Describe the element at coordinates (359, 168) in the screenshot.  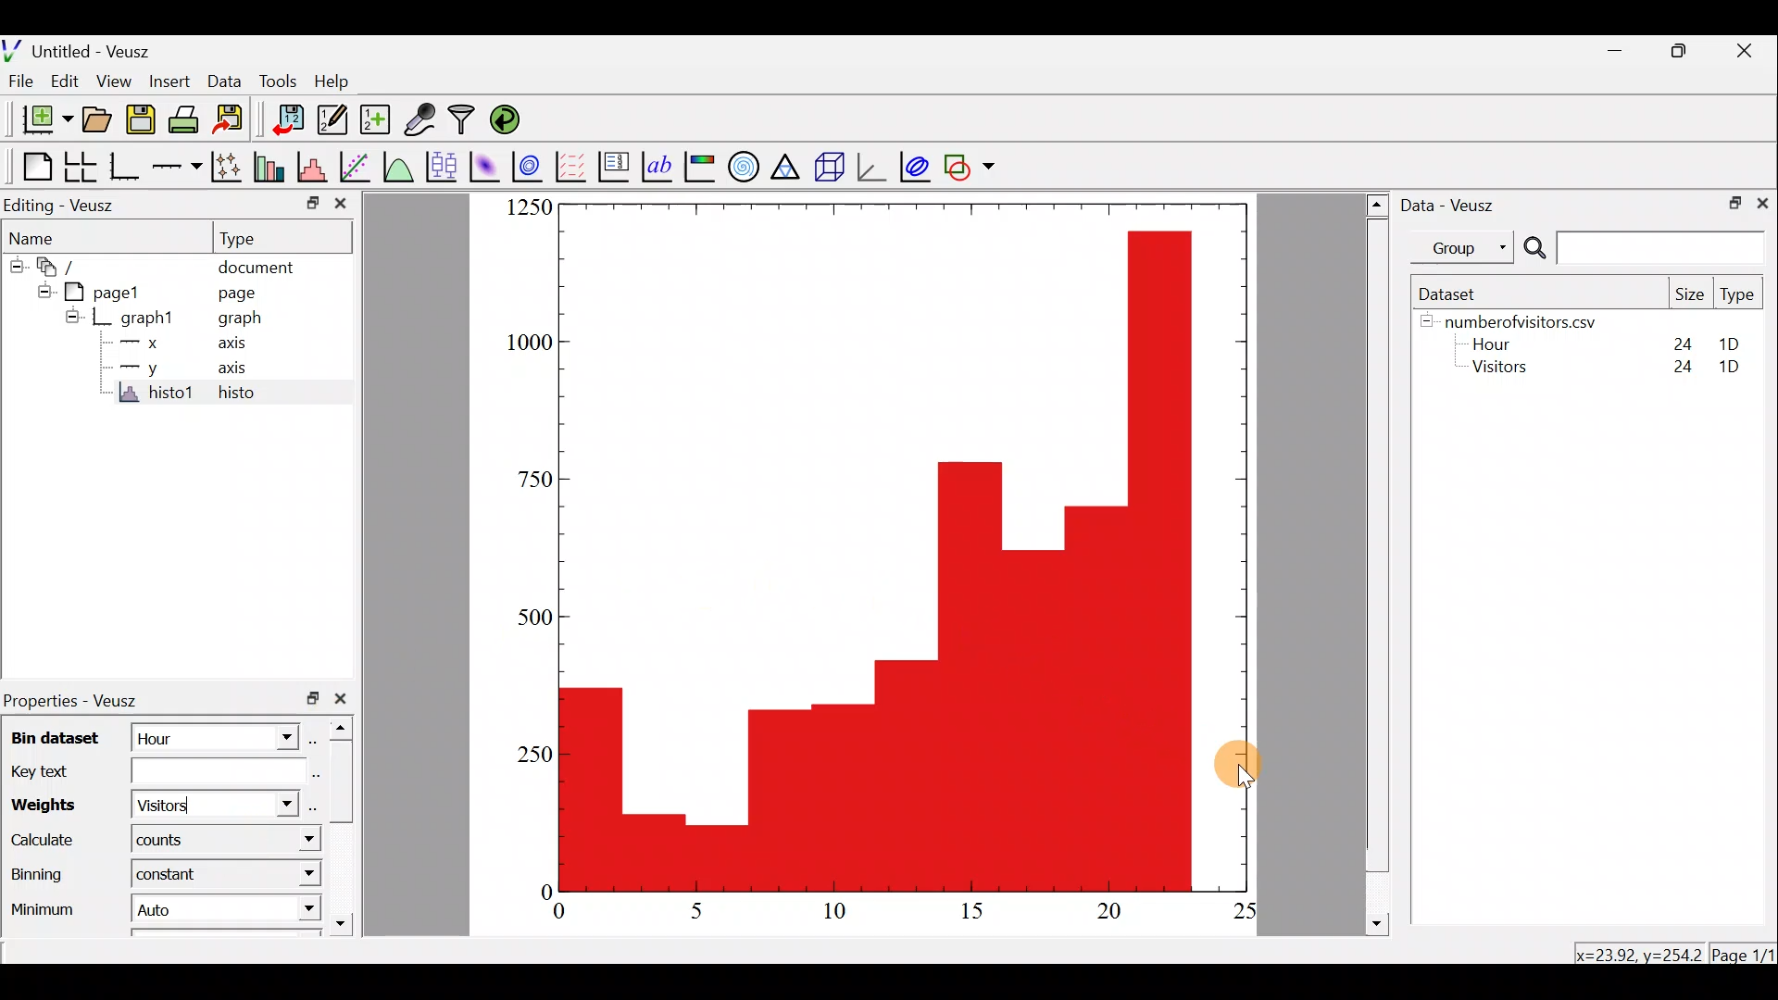
I see `fit a function to data` at that location.